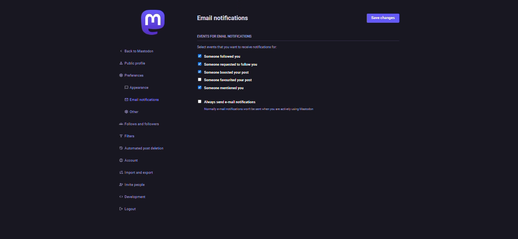  What do you see at coordinates (224, 35) in the screenshot?
I see `events` at bounding box center [224, 35].